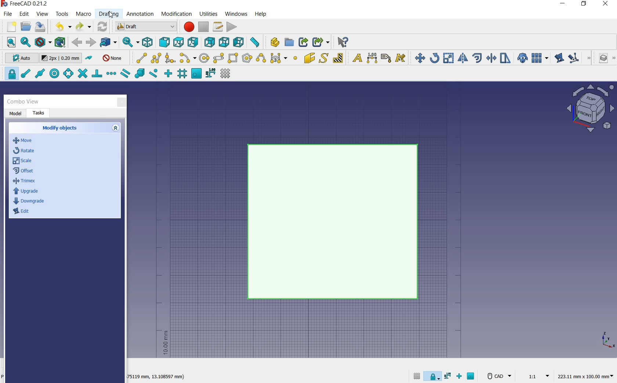 This screenshot has height=383, width=617. I want to click on snap perpendicullar, so click(97, 73).